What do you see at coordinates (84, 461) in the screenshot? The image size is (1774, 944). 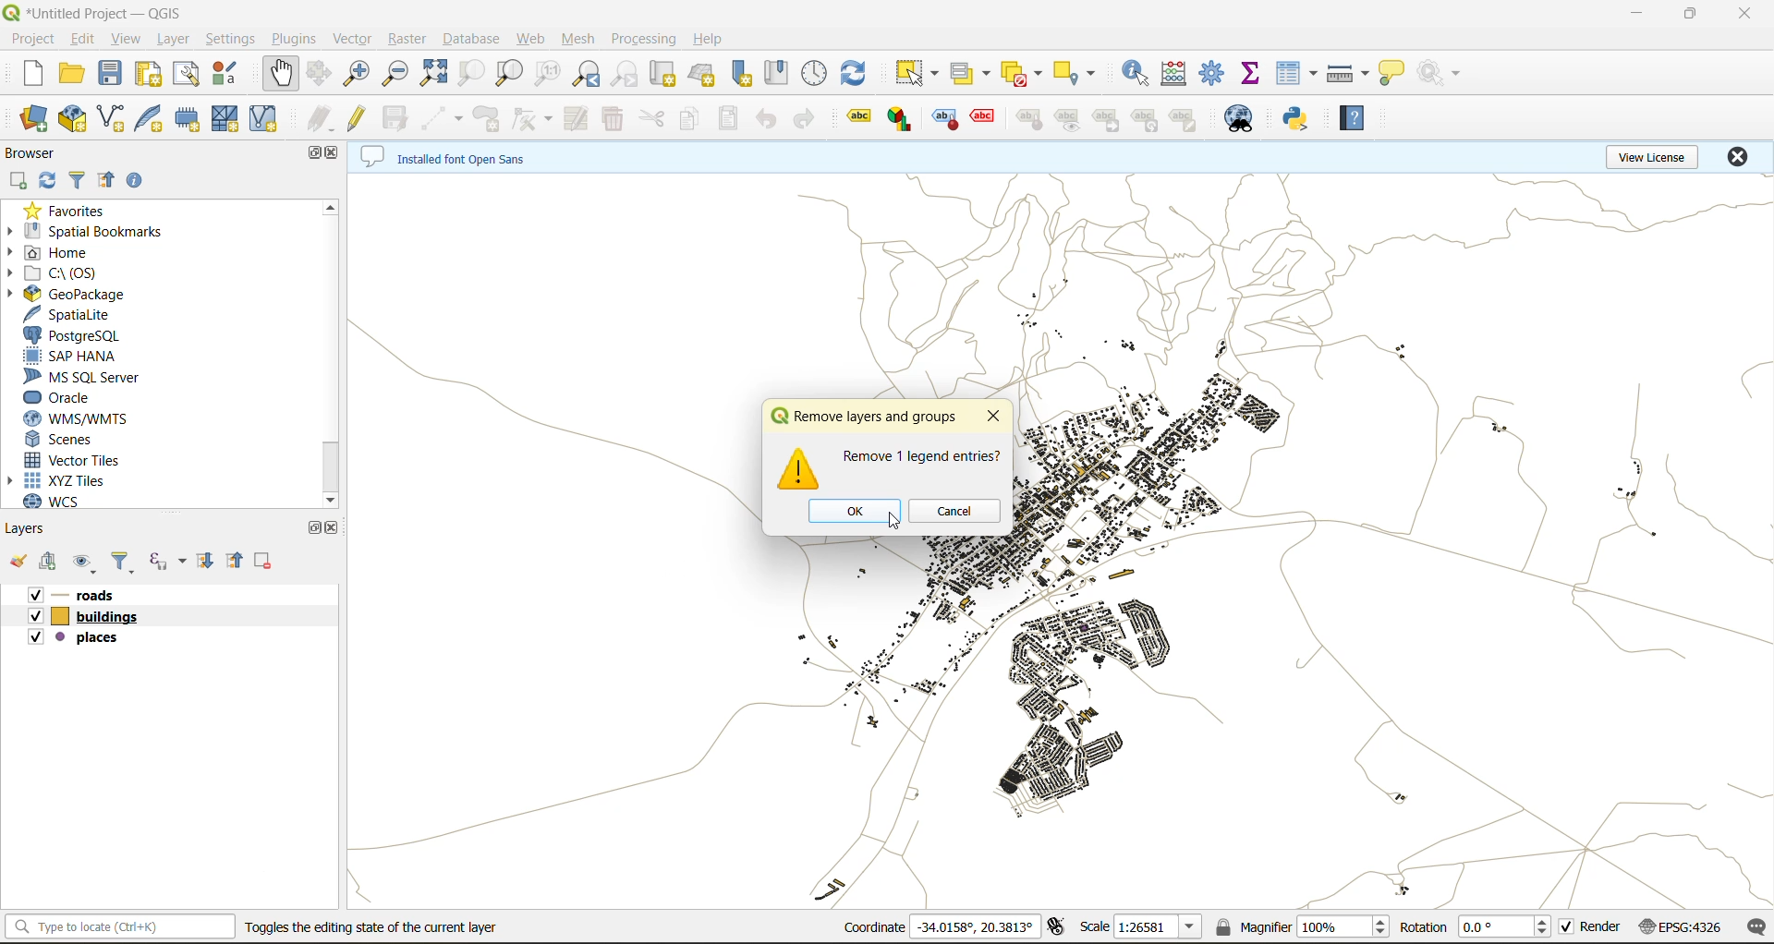 I see `vector tiles` at bounding box center [84, 461].